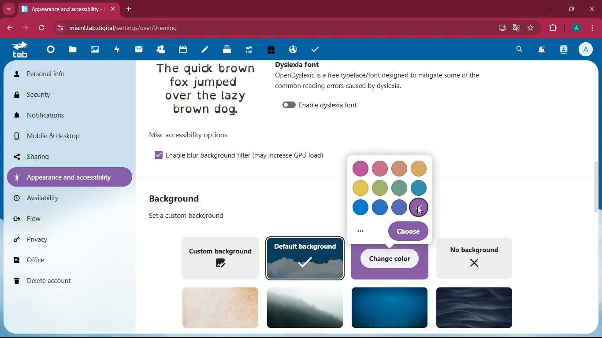 The image size is (602, 338). Describe the element at coordinates (363, 233) in the screenshot. I see `more` at that location.